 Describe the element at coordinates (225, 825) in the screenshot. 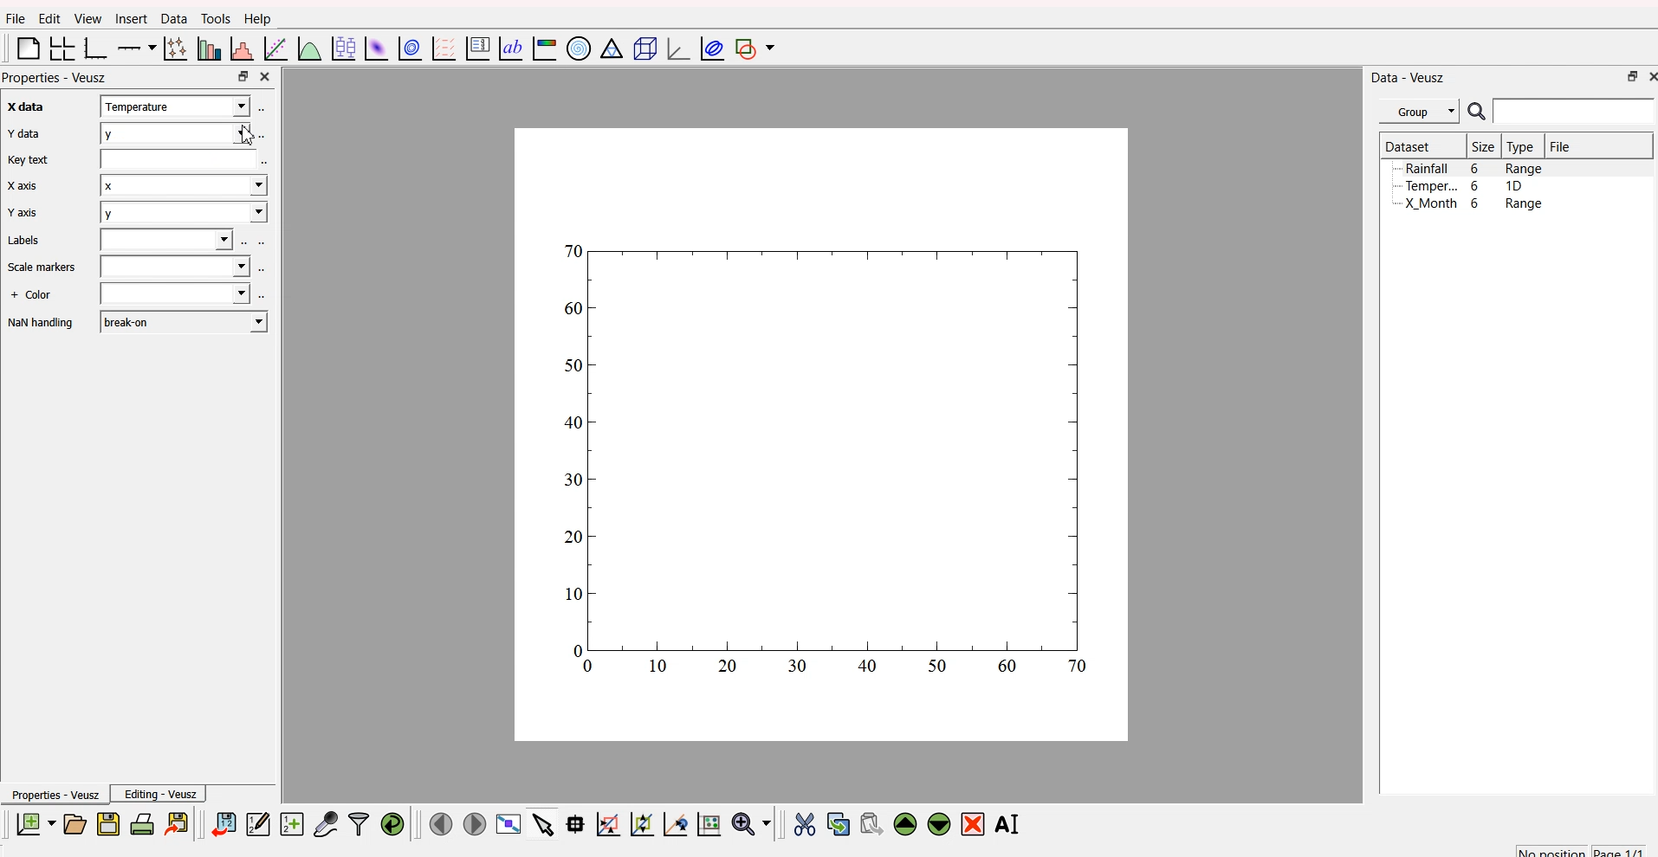

I see `import data` at that location.